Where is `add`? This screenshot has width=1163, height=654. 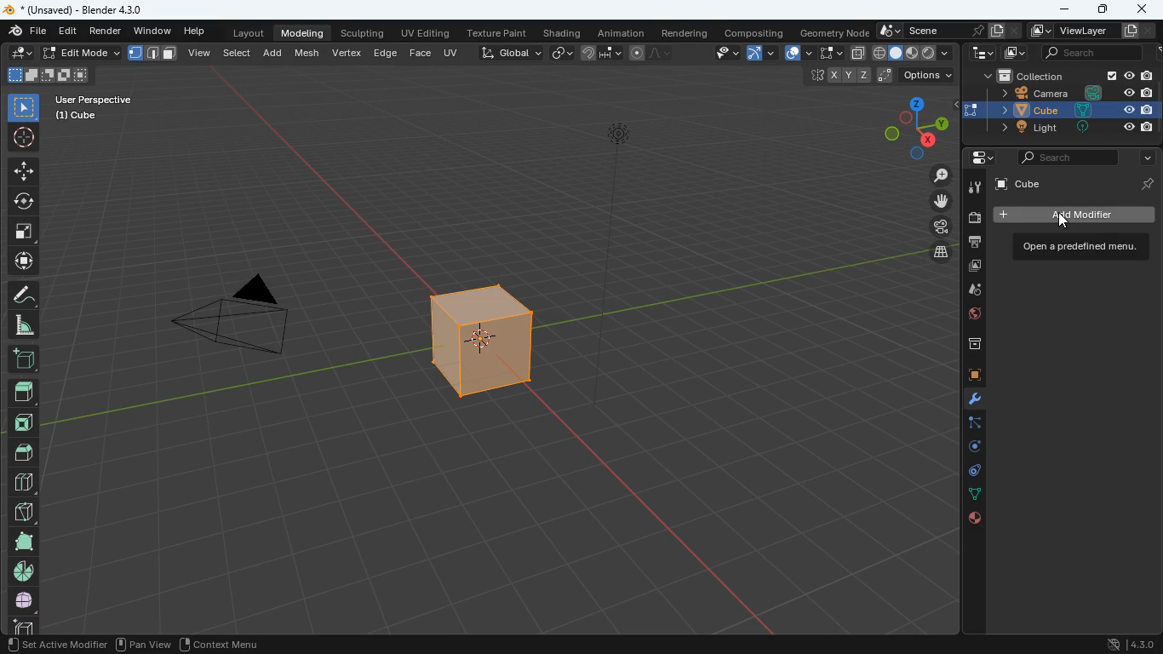
add is located at coordinates (26, 361).